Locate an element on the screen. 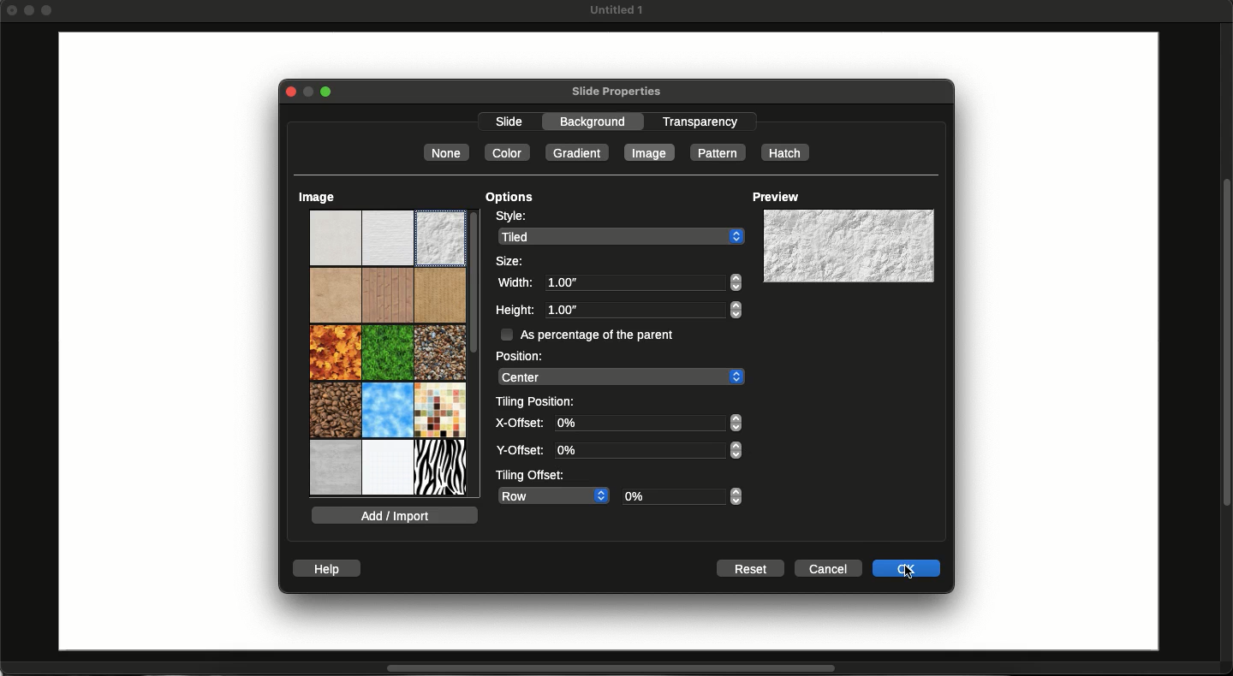 The width and height of the screenshot is (1233, 676). Pattern is located at coordinates (716, 152).